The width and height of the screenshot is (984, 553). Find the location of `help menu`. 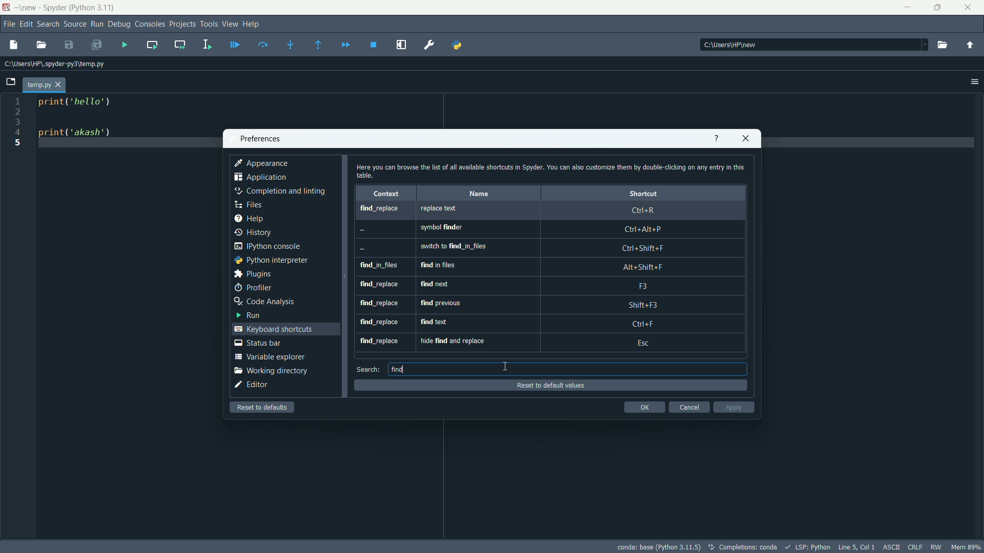

help menu is located at coordinates (254, 25).